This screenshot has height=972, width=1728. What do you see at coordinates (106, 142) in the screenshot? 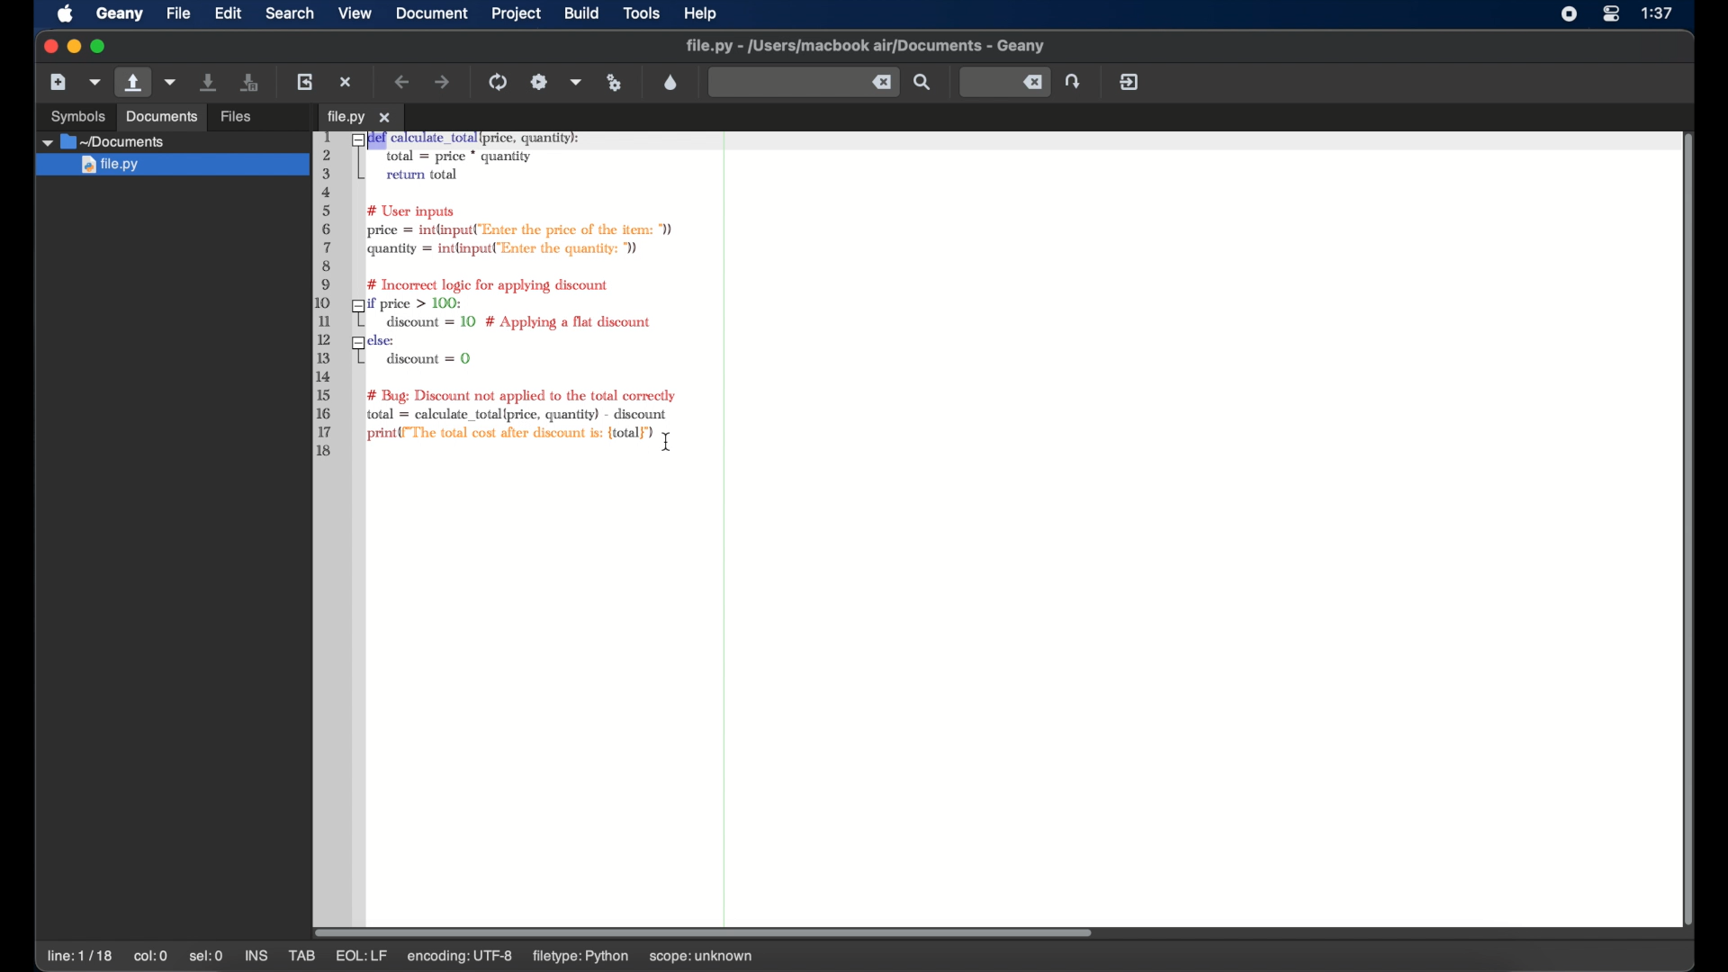
I see `documents` at bounding box center [106, 142].